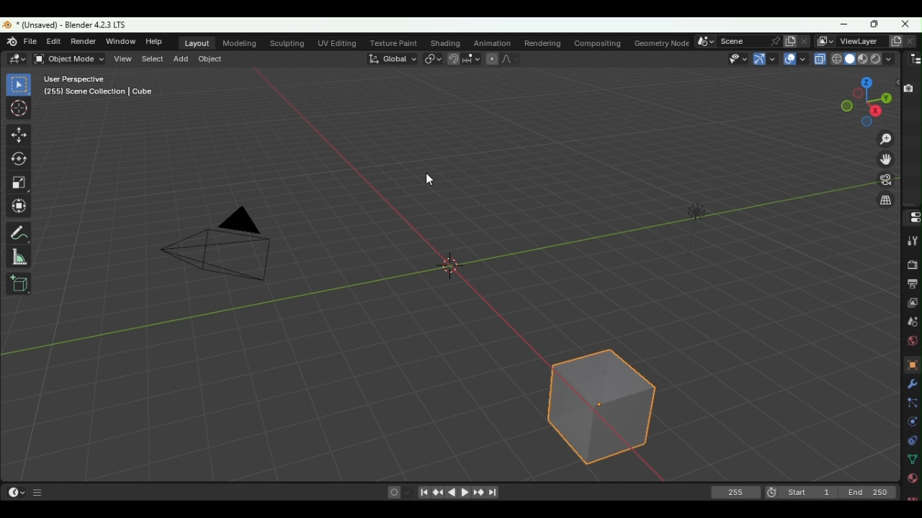 This screenshot has height=518, width=922. I want to click on Jump to previous/next frame, so click(439, 494).